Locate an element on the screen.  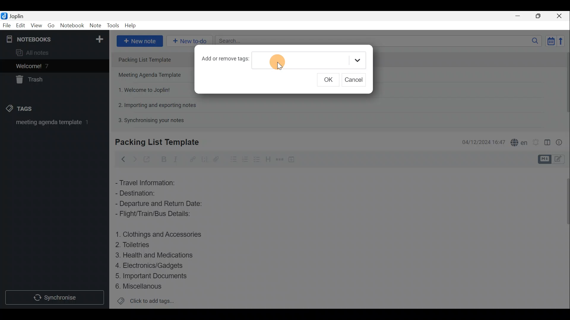
Tools is located at coordinates (114, 26).